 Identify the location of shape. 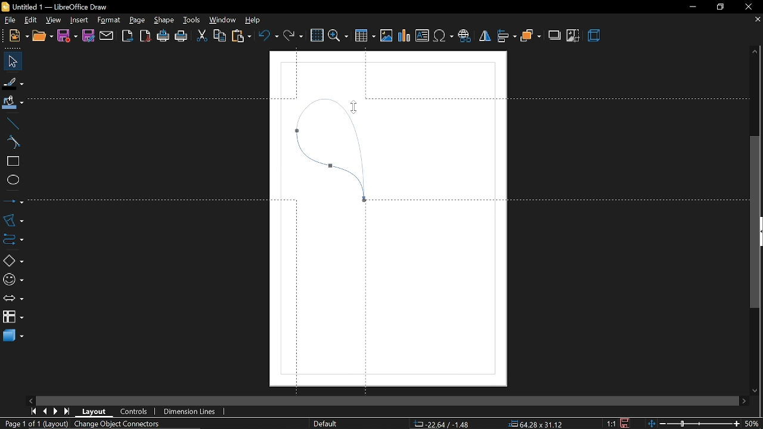
(162, 20).